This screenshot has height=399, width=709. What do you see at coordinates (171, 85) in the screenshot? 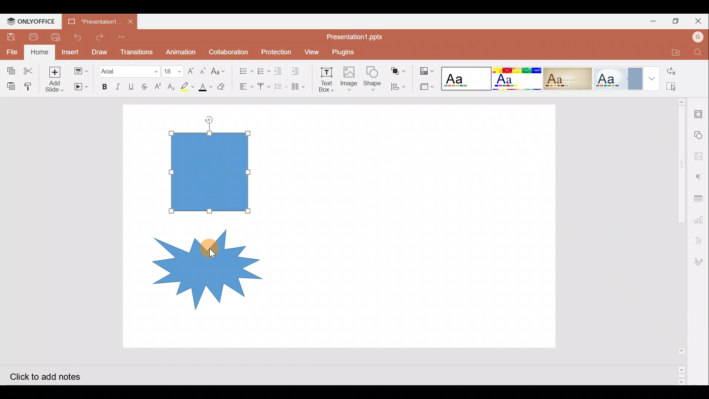
I see `Subscript` at bounding box center [171, 85].